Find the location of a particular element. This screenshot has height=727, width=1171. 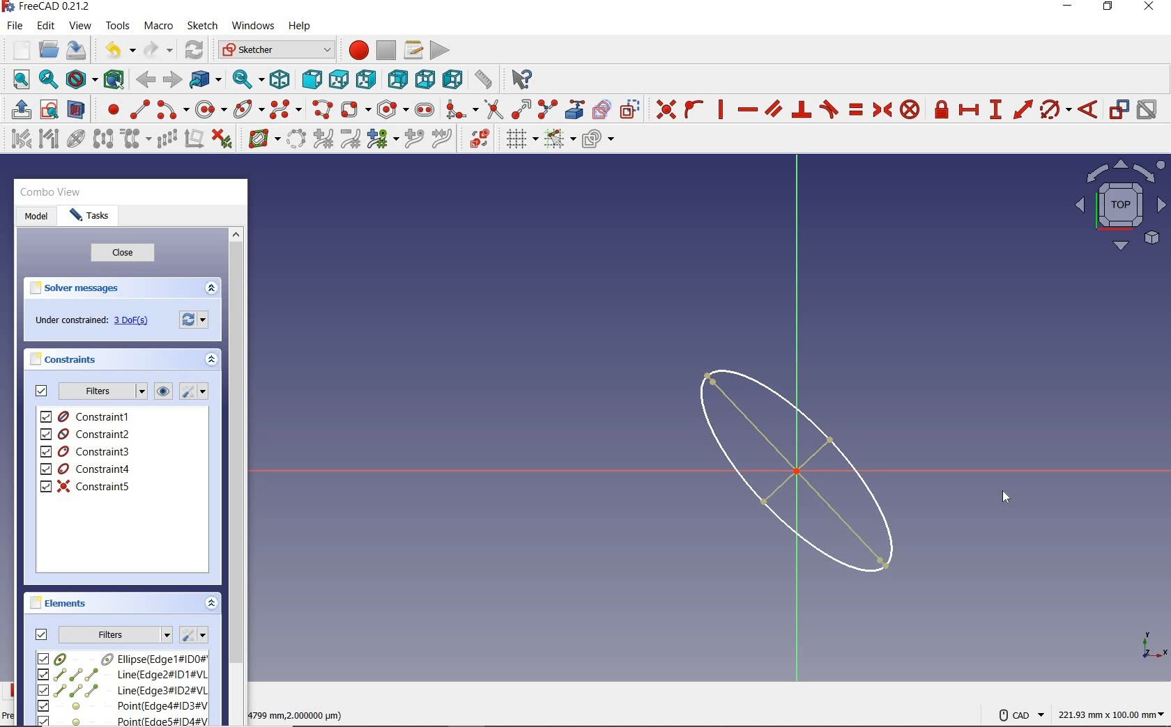

sketch view is located at coordinates (1118, 205).